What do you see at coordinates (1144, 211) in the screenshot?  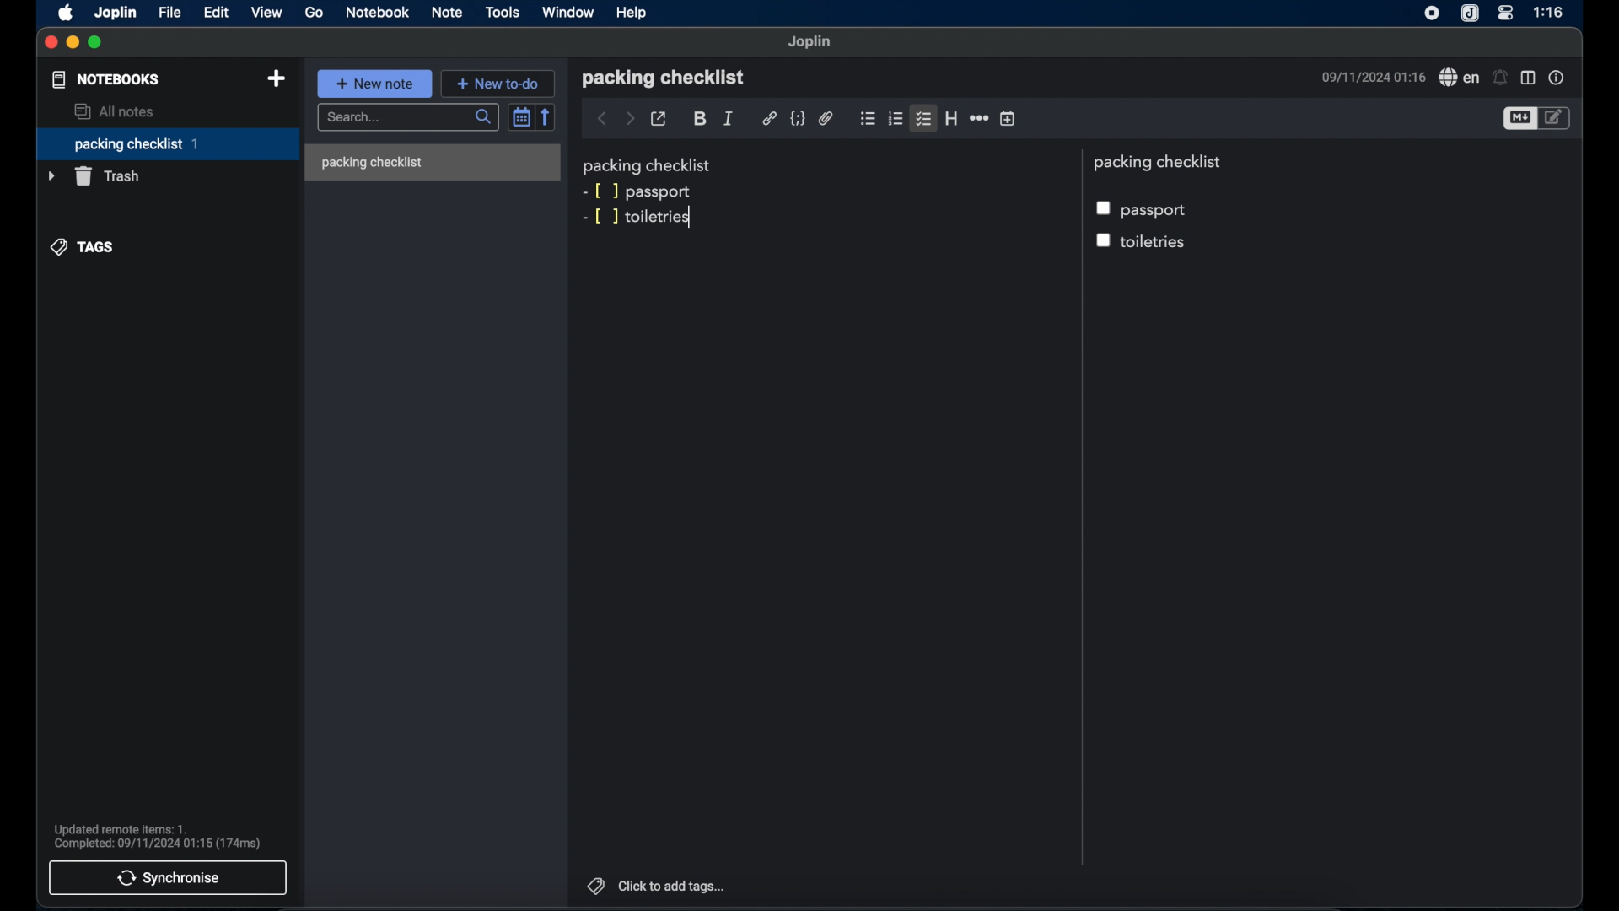 I see `passport checkbox` at bounding box center [1144, 211].